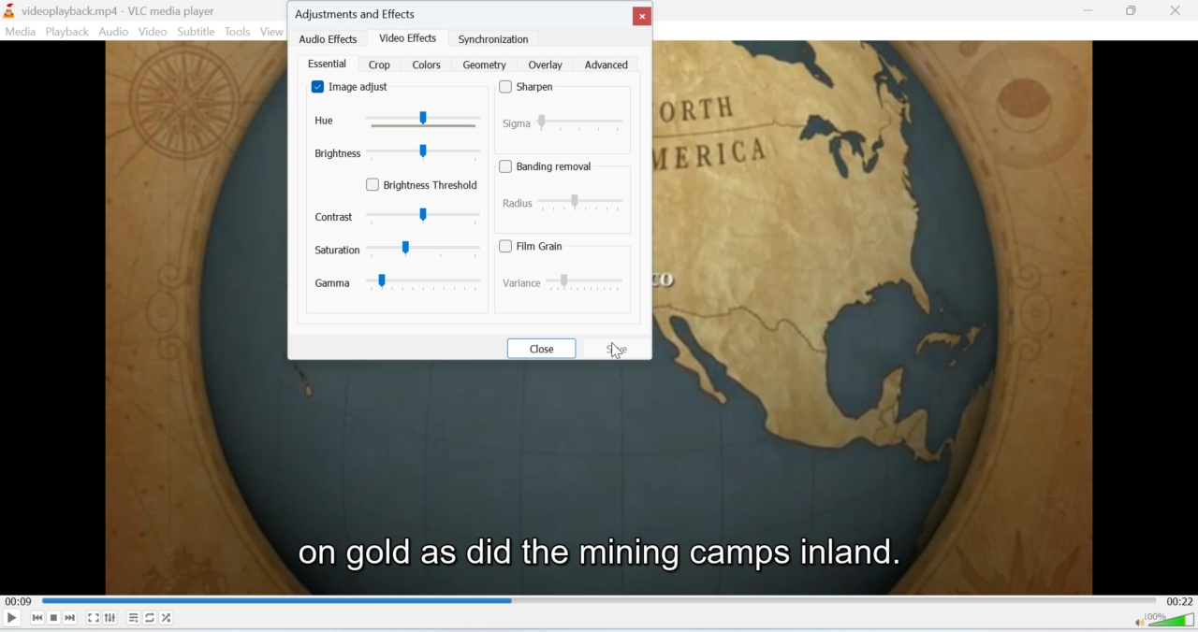 The width and height of the screenshot is (1198, 632). I want to click on Loop, so click(151, 617).